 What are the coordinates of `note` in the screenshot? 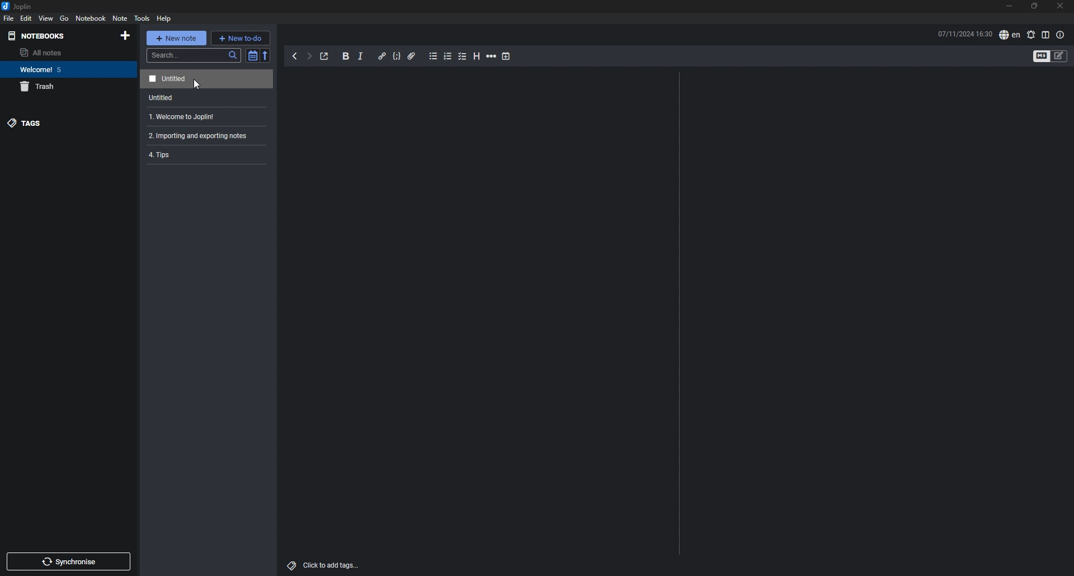 It's located at (204, 98).